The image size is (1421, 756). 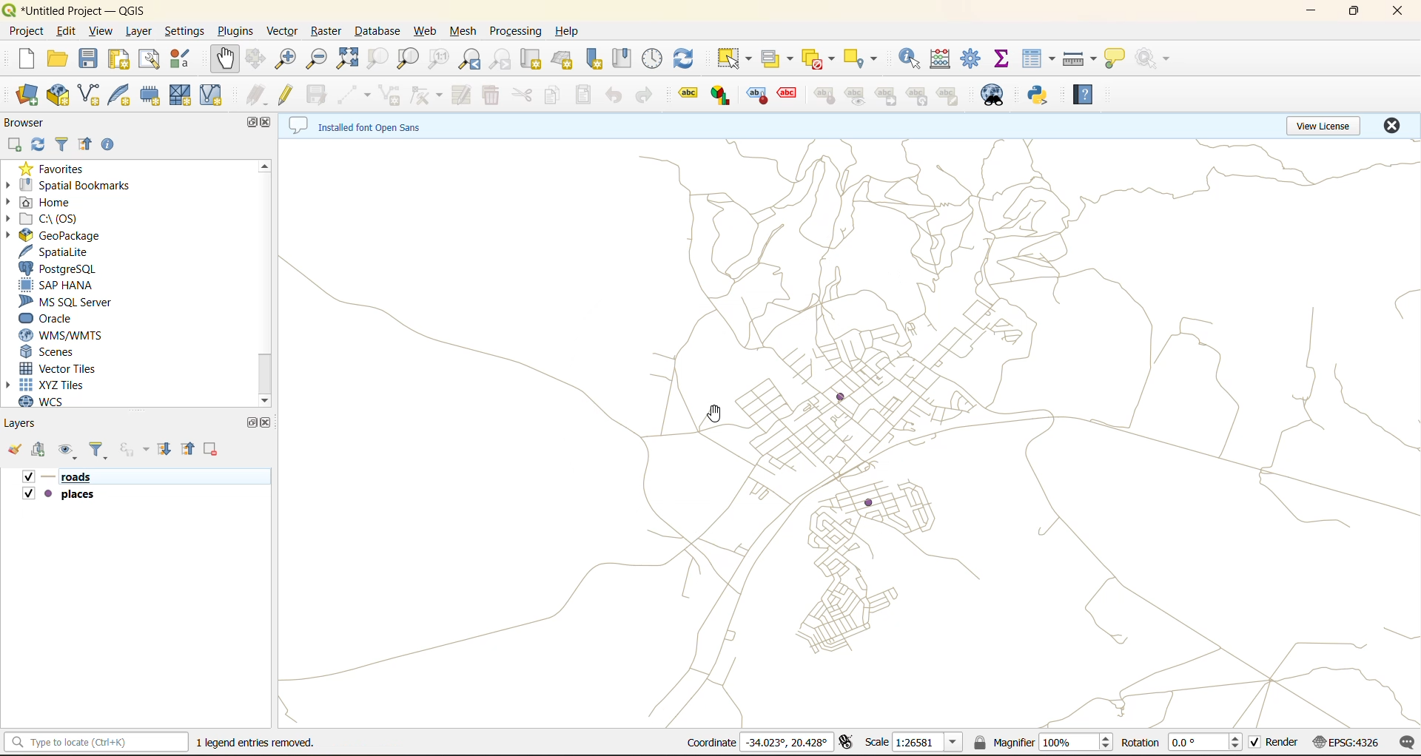 I want to click on mesh, so click(x=464, y=30).